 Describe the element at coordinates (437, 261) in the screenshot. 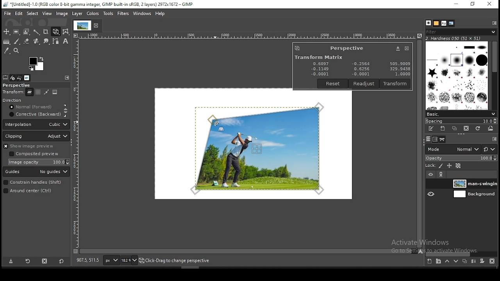

I see `new layer group` at that location.